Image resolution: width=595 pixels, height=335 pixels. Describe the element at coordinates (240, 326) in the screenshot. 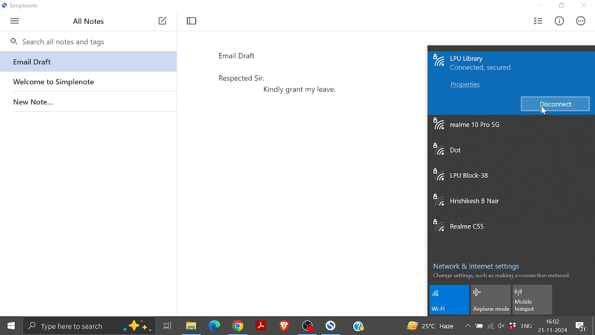

I see `Chrome` at that location.